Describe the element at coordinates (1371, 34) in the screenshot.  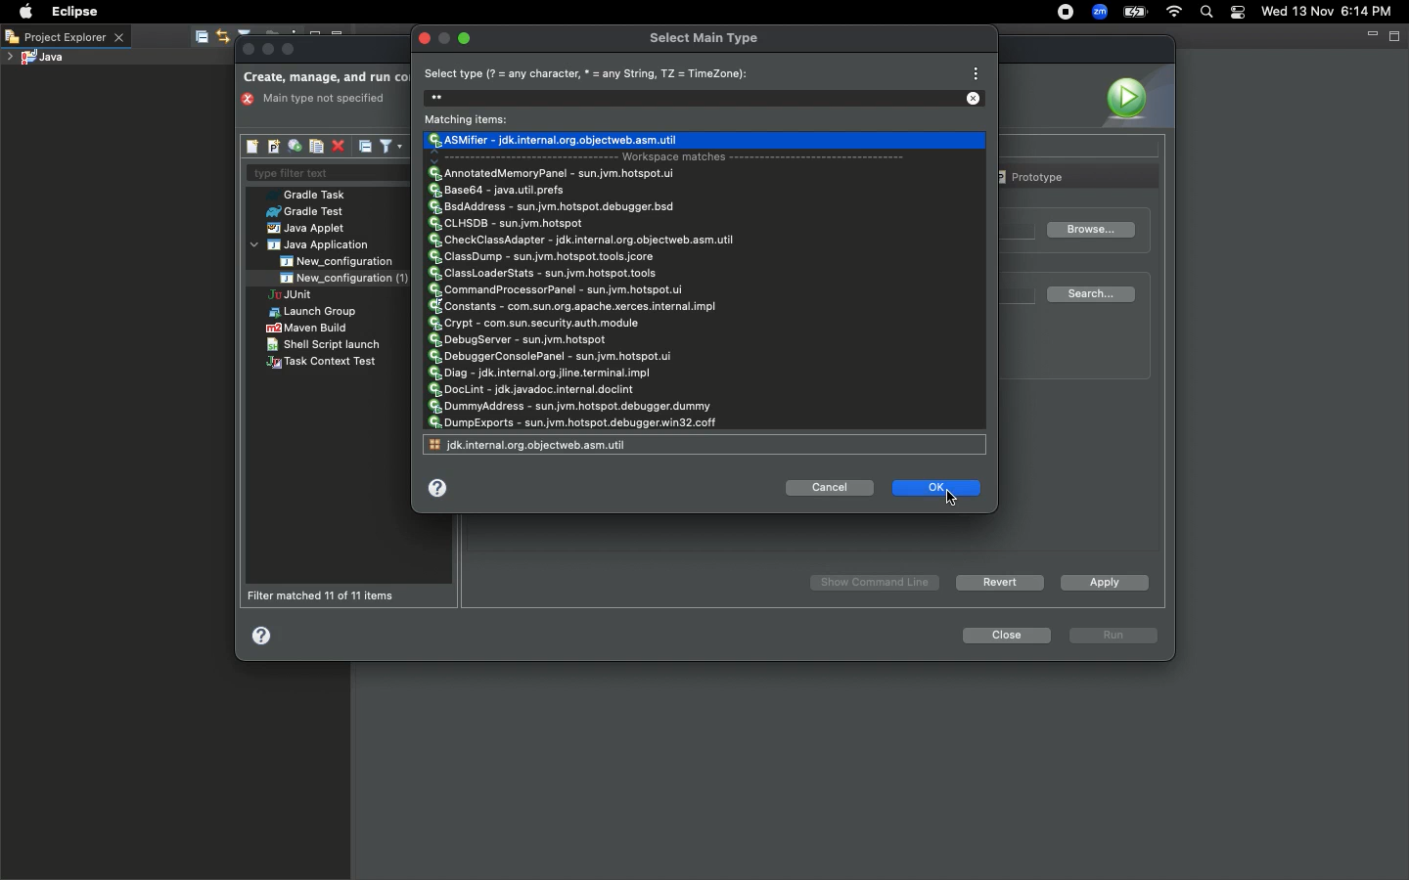
I see `Minimize` at that location.